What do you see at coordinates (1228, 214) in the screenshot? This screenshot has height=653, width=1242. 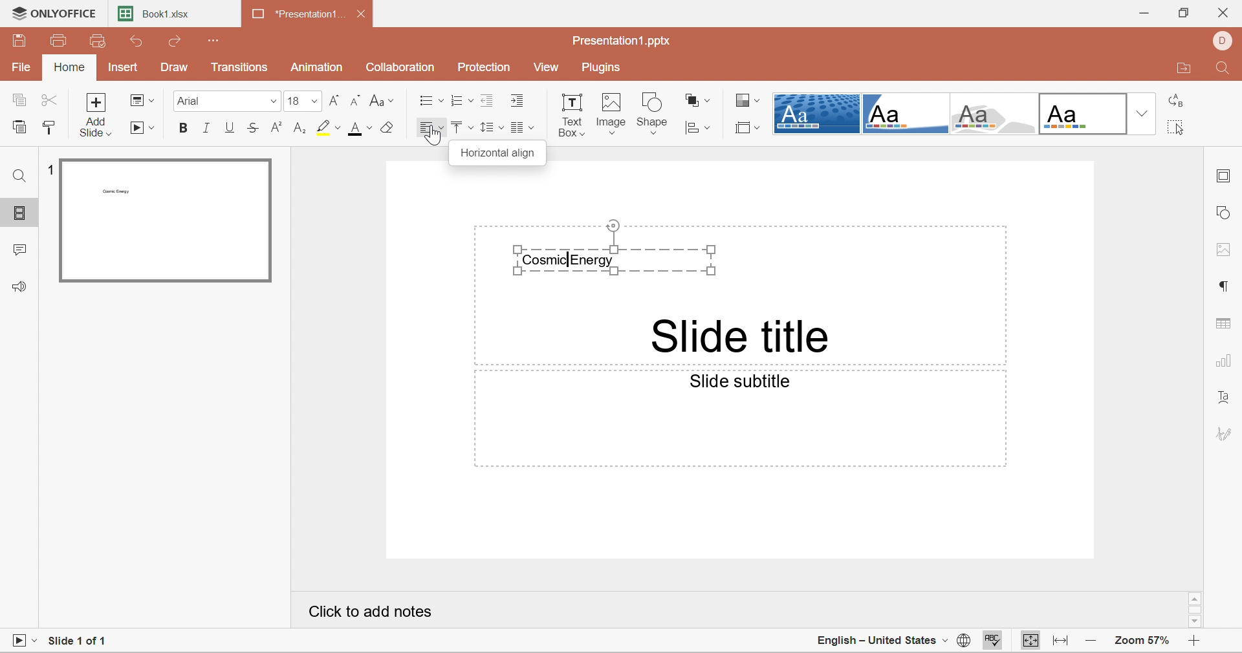 I see `Shape settings` at bounding box center [1228, 214].